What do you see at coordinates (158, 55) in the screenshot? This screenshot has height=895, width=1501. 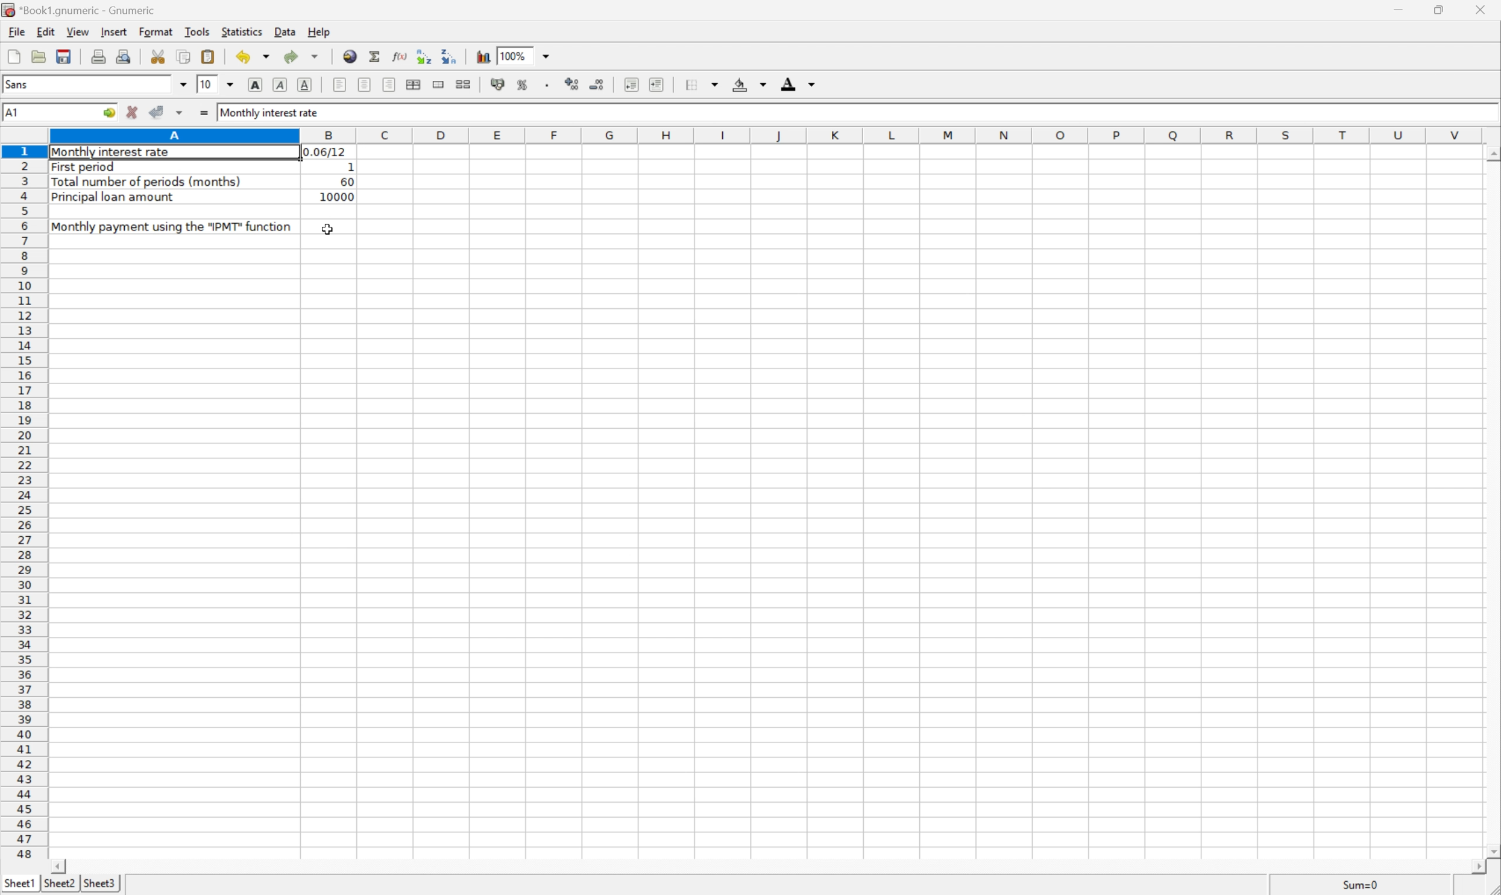 I see `Cut selection` at bounding box center [158, 55].